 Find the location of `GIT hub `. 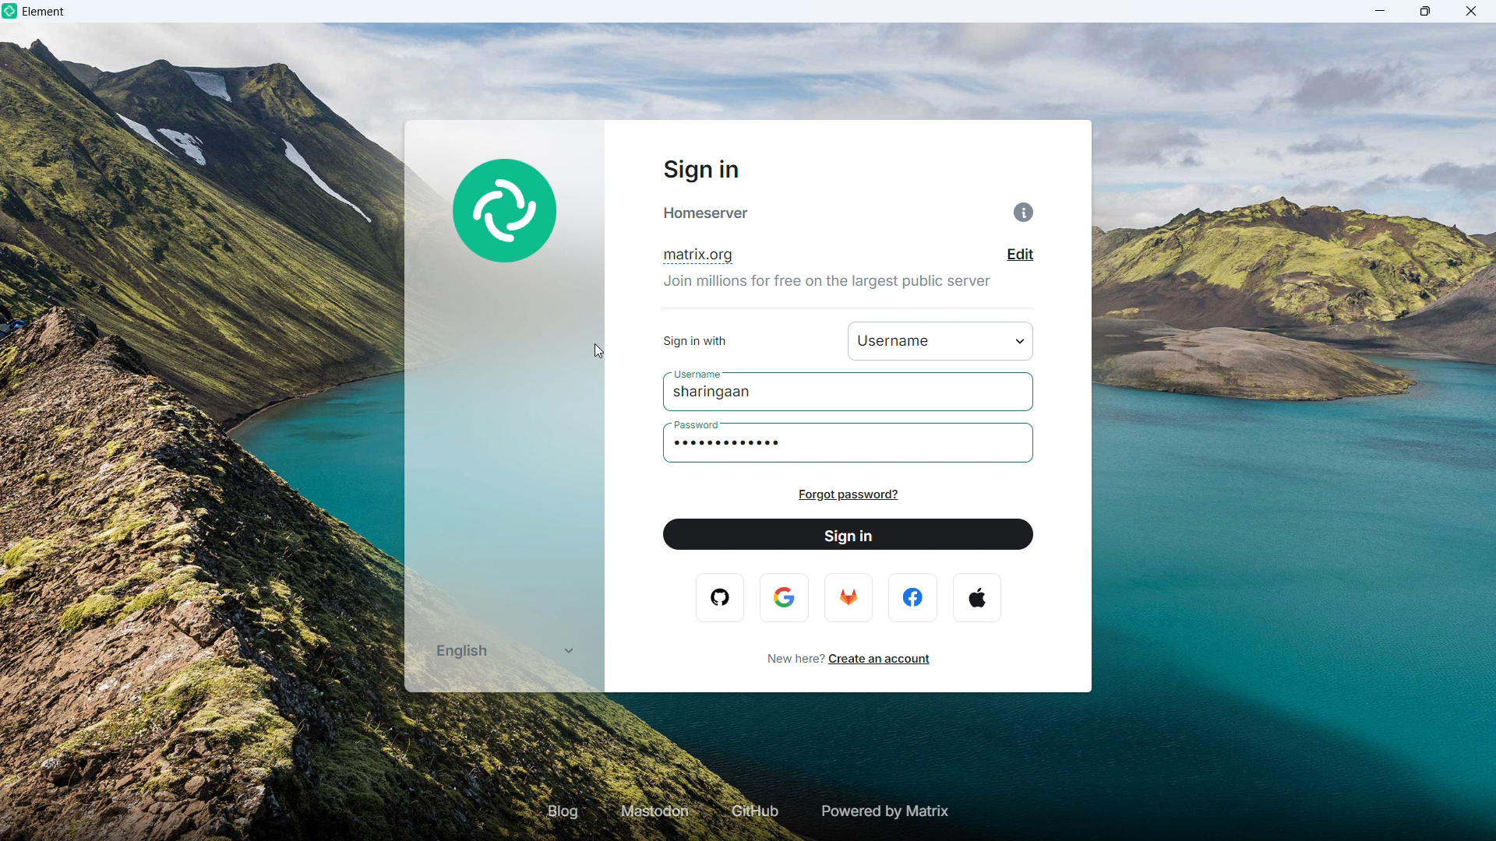

GIT hub  is located at coordinates (752, 812).